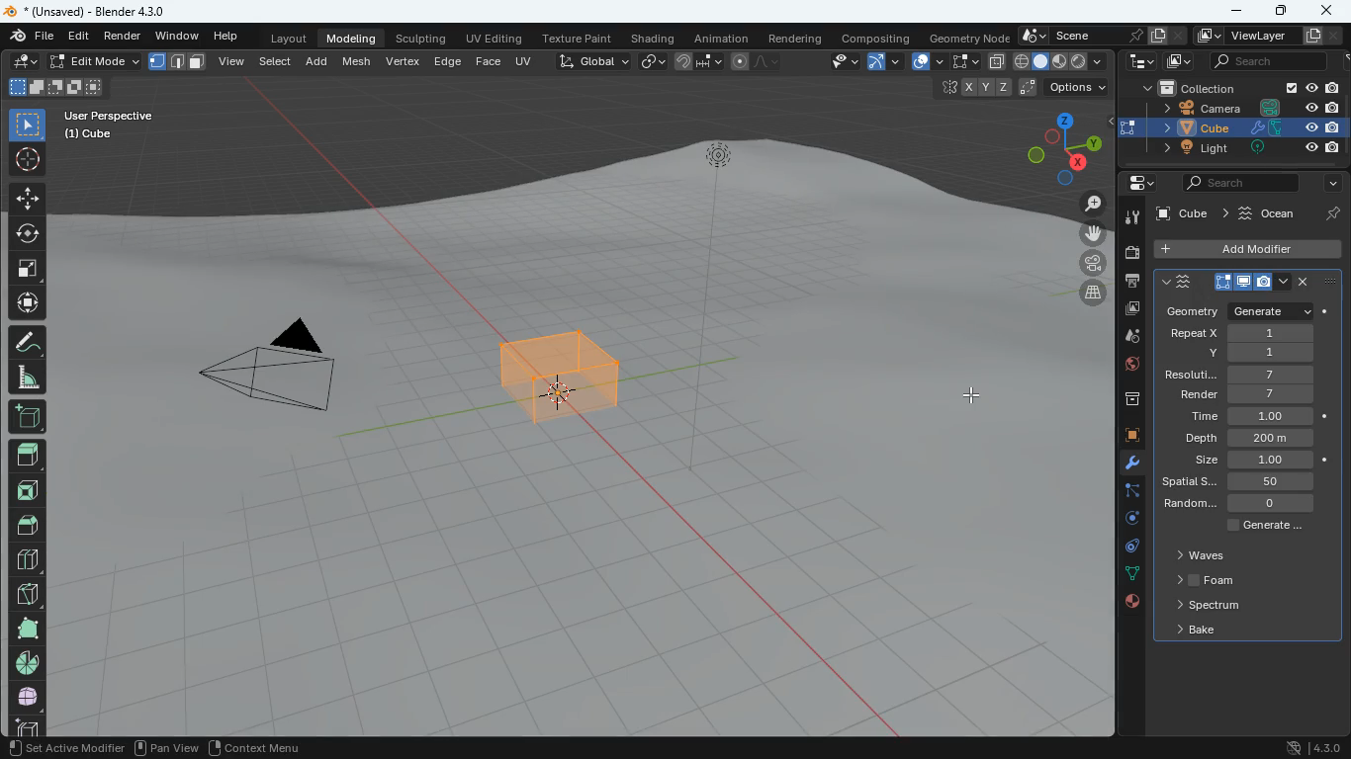 The height and width of the screenshot is (759, 1351). What do you see at coordinates (233, 63) in the screenshot?
I see `view` at bounding box center [233, 63].